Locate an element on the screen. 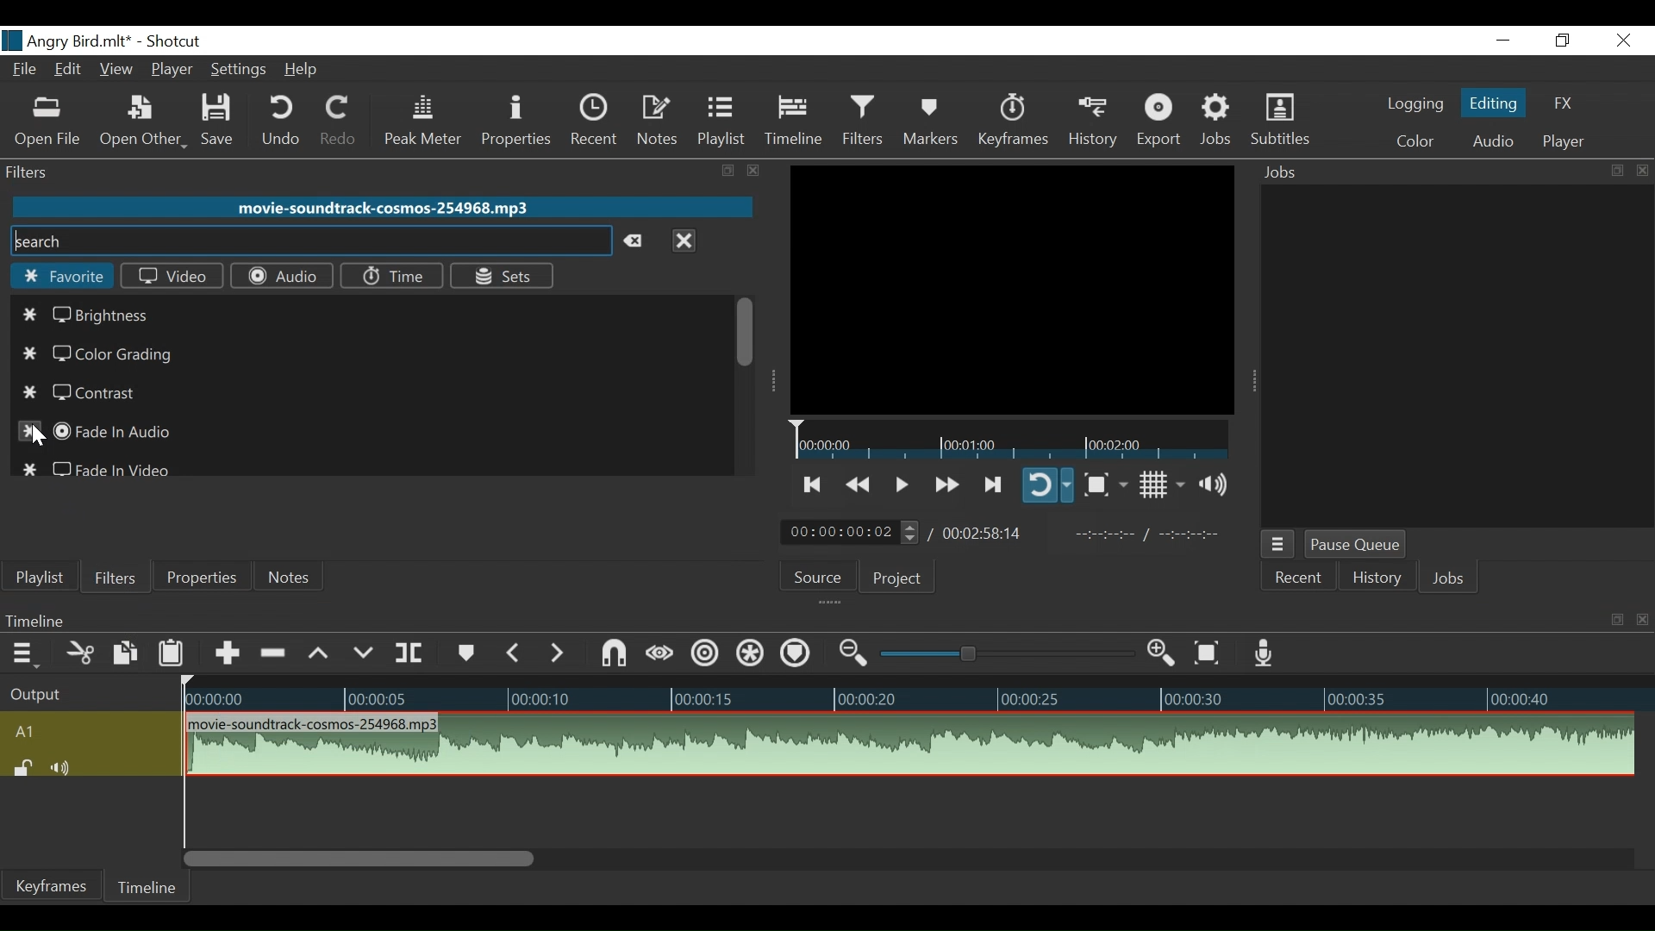 This screenshot has width=1655, height=931. Undo is located at coordinates (281, 122).